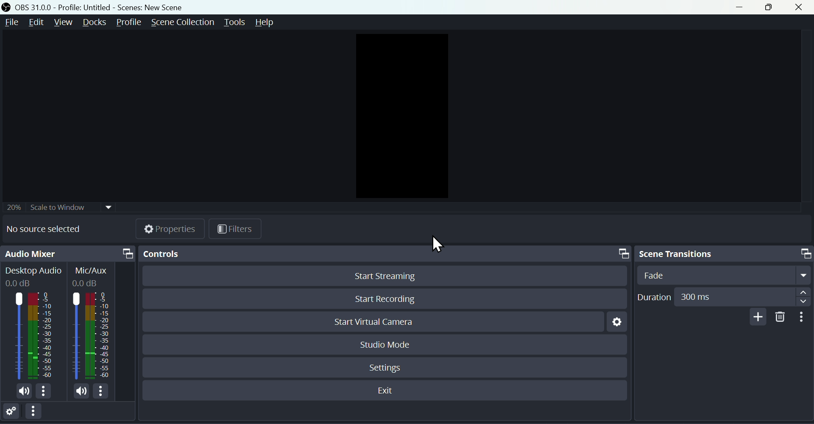 Image resolution: width=814 pixels, height=424 pixels. What do you see at coordinates (97, 7) in the screenshot?
I see `OBS 30.0 .0 Profile: untitled, Scenes: New scenes` at bounding box center [97, 7].